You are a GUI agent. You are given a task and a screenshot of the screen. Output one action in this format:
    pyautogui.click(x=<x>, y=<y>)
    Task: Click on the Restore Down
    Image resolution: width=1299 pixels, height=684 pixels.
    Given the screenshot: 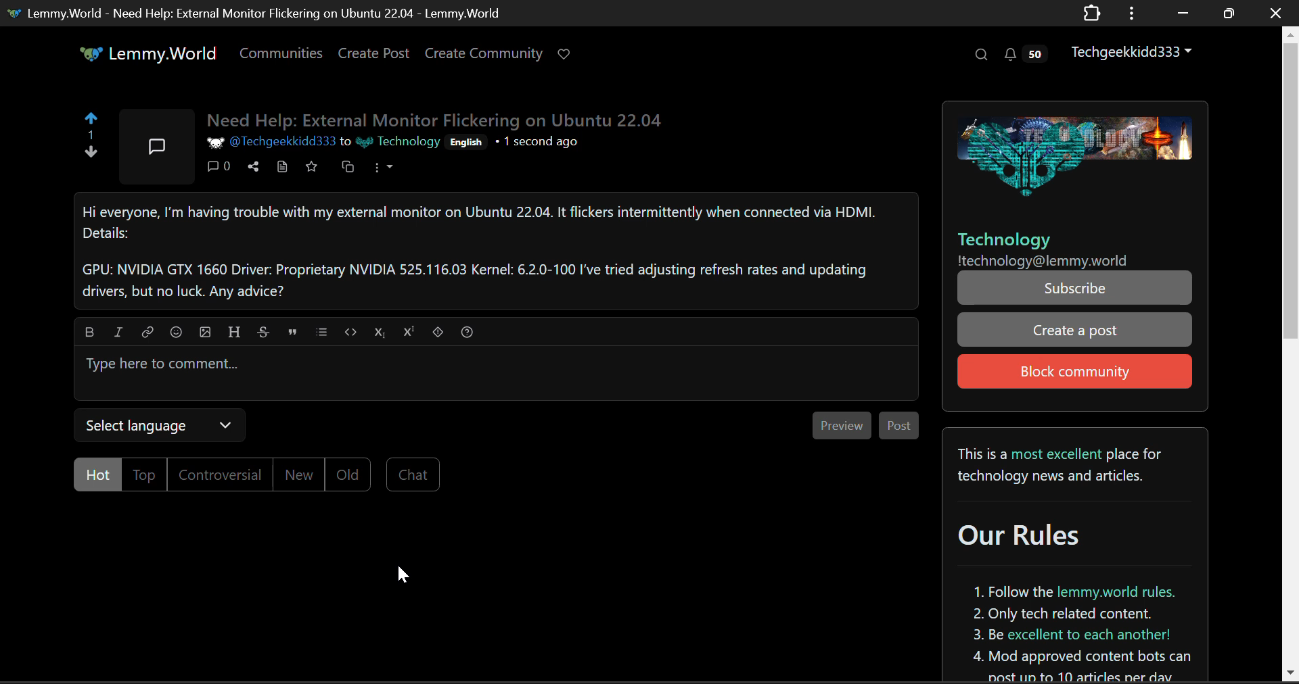 What is the action you would take?
    pyautogui.click(x=1180, y=11)
    